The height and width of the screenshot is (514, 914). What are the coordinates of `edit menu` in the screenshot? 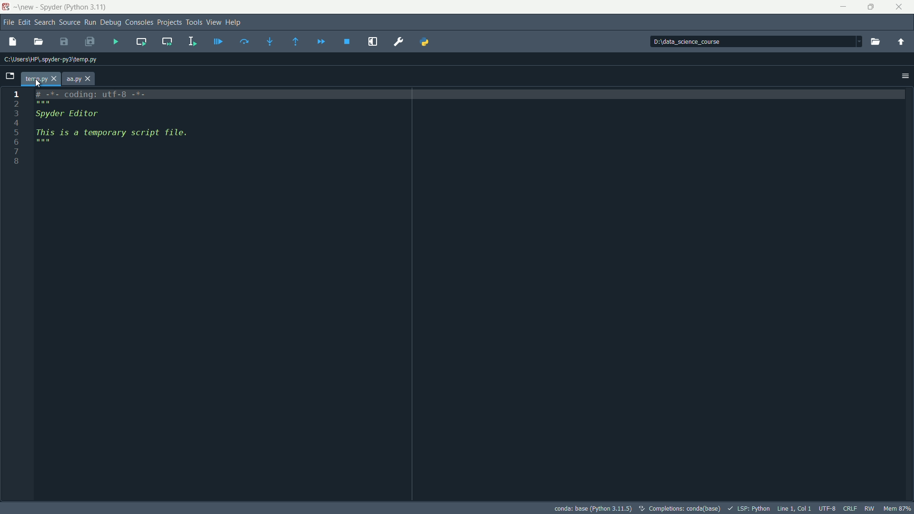 It's located at (25, 22).